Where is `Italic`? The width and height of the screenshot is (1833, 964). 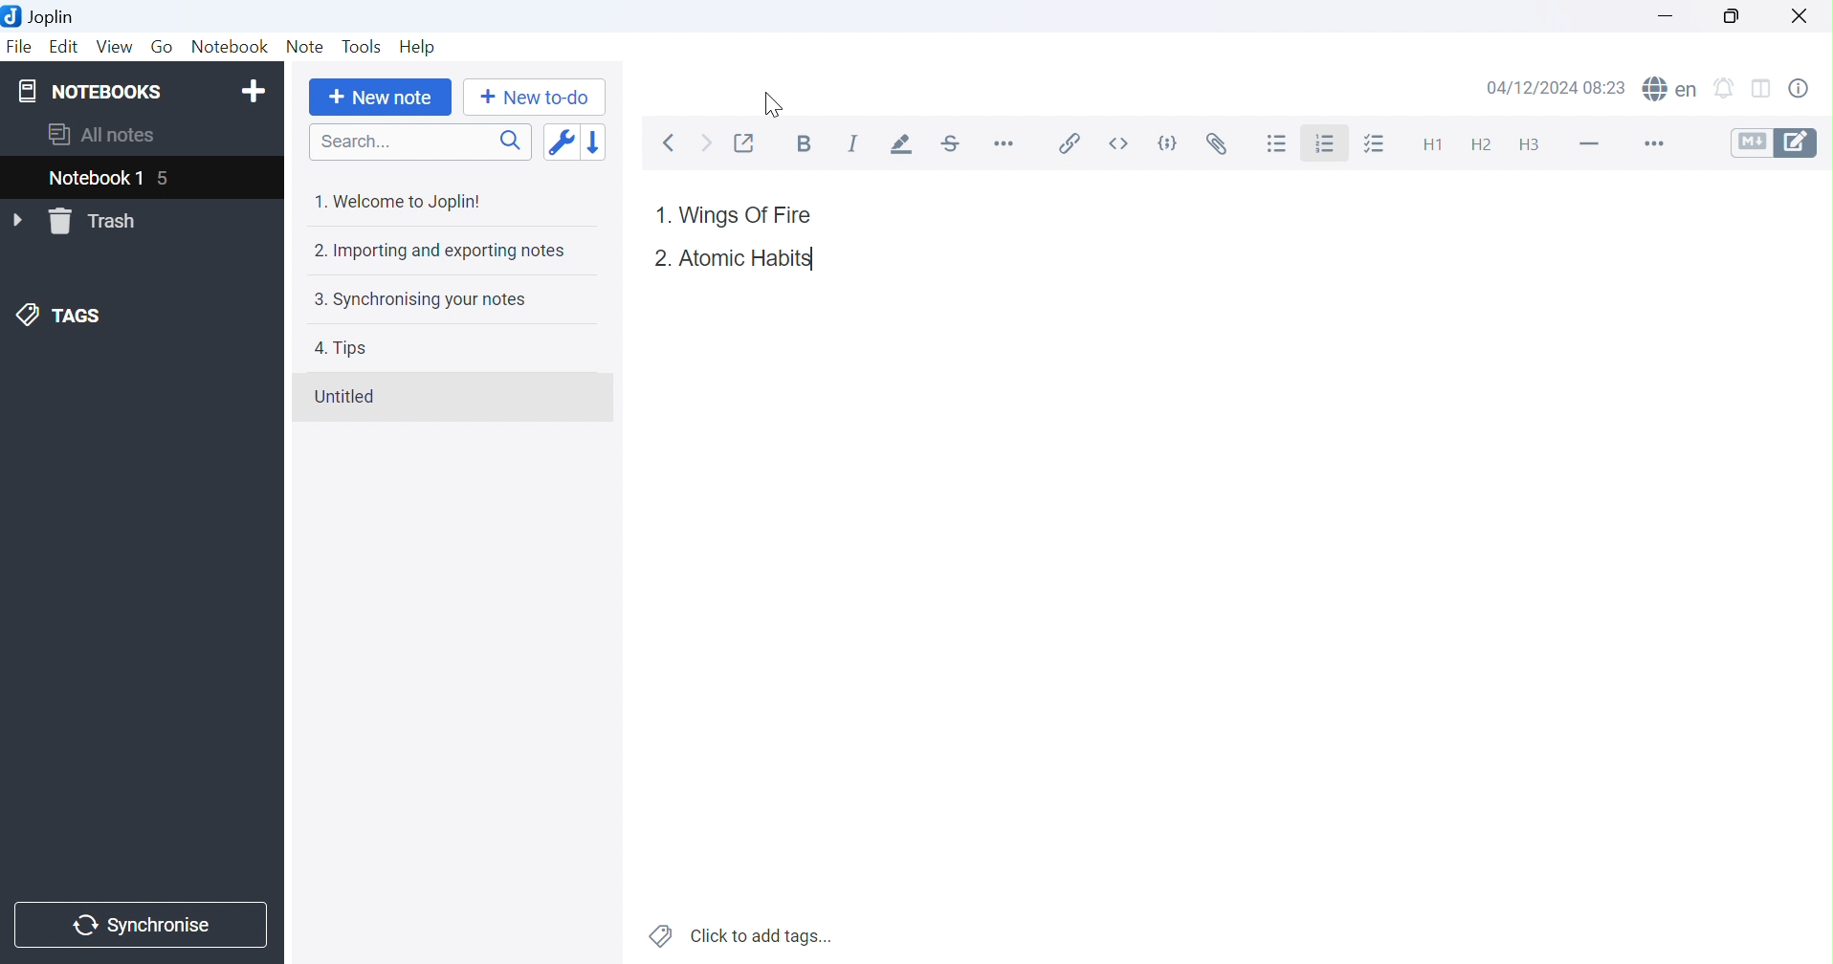
Italic is located at coordinates (854, 143).